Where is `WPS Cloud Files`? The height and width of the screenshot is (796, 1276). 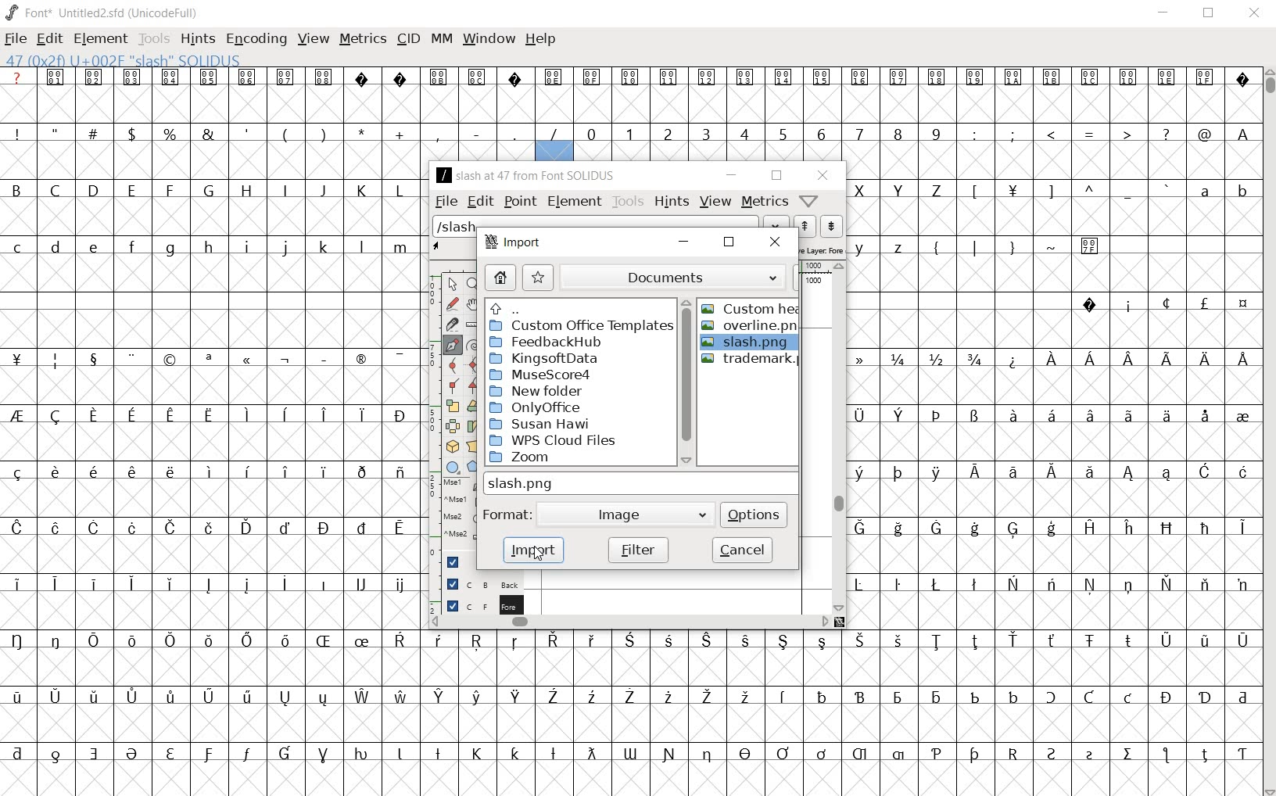 WPS Cloud Files is located at coordinates (552, 441).